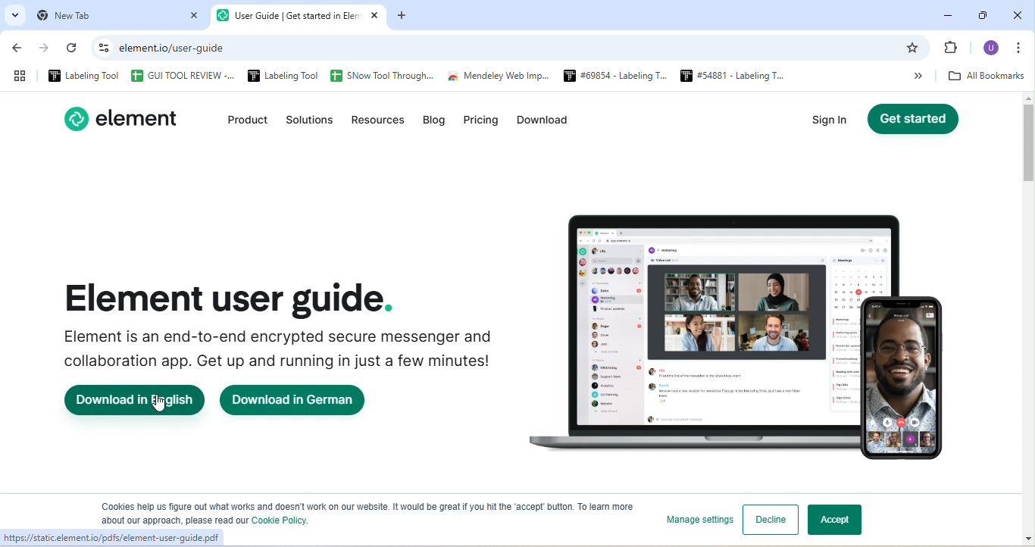 The image size is (1035, 547). I want to click on bookmark, so click(915, 48).